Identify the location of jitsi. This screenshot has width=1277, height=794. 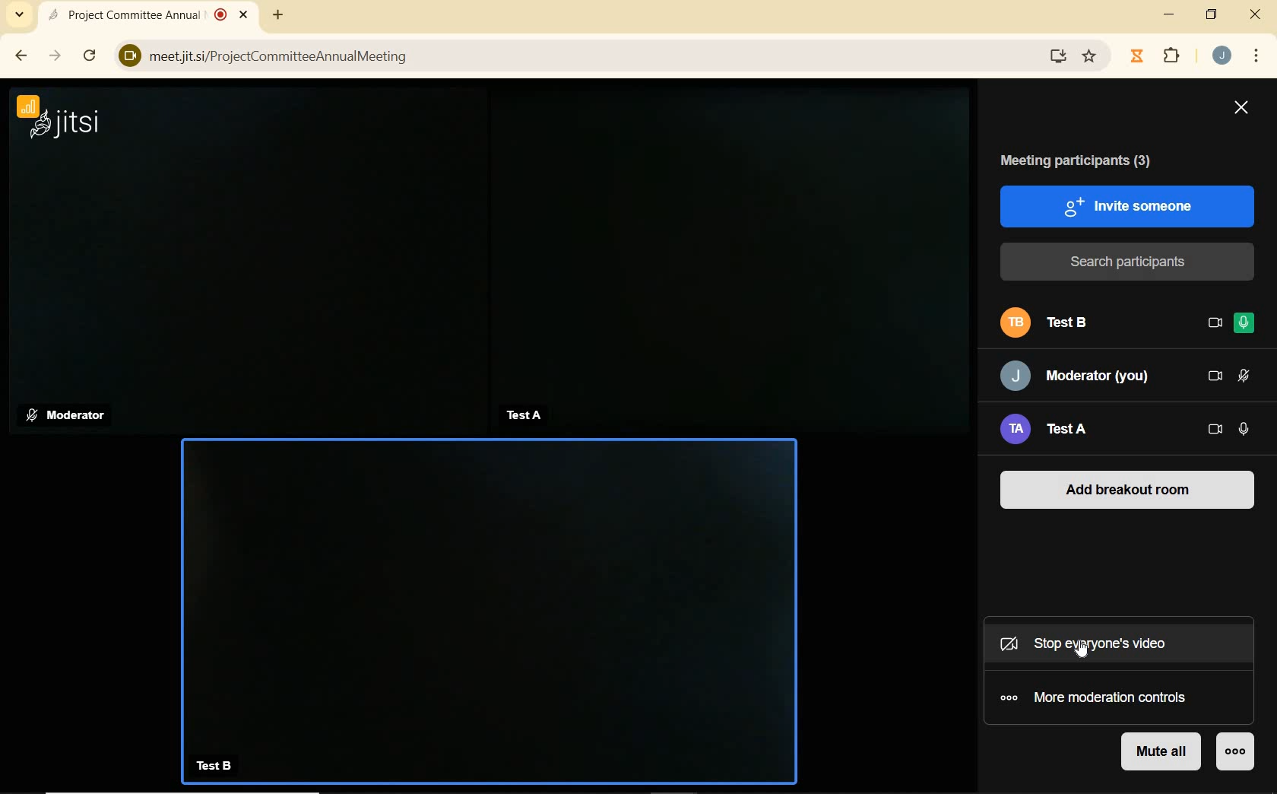
(81, 122).